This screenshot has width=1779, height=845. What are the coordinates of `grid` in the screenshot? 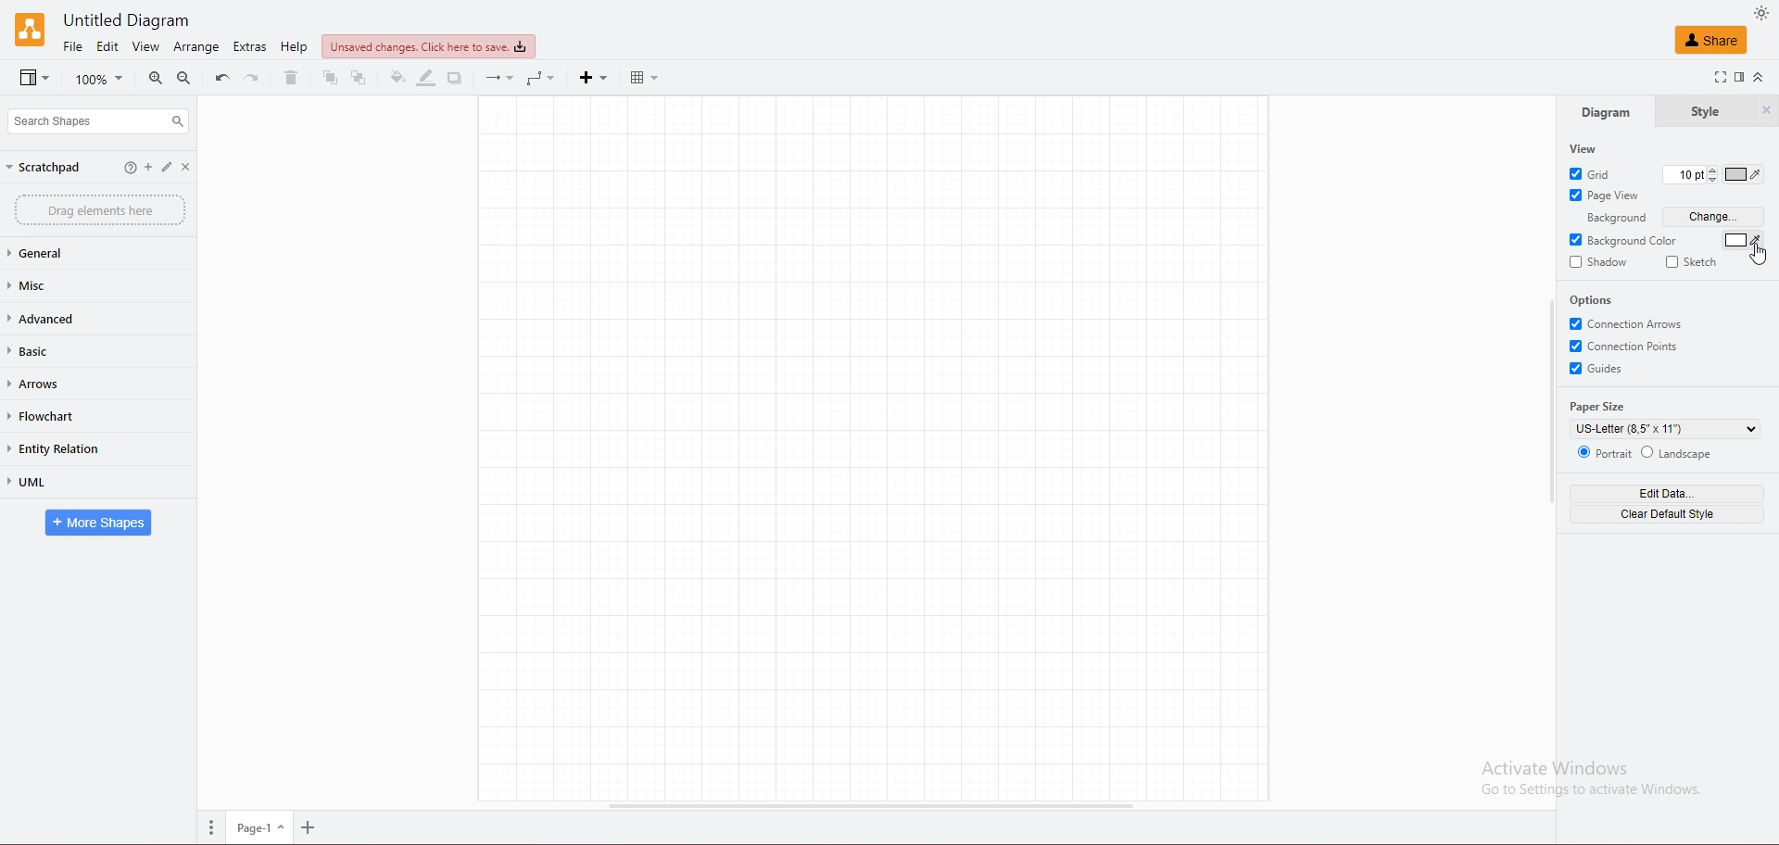 It's located at (1593, 173).